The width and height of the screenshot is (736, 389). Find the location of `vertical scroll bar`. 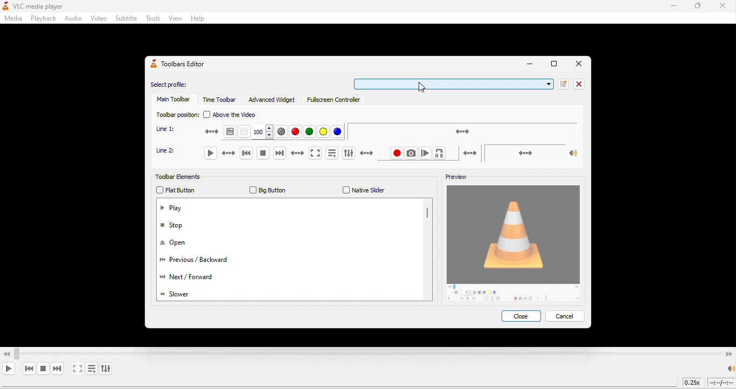

vertical scroll bar is located at coordinates (428, 216).